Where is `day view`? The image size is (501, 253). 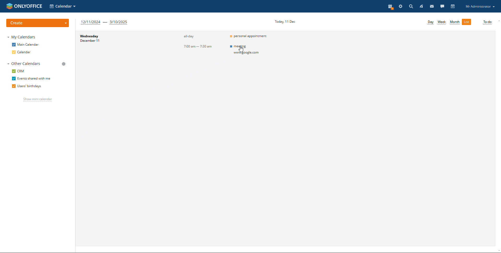
day view is located at coordinates (431, 22).